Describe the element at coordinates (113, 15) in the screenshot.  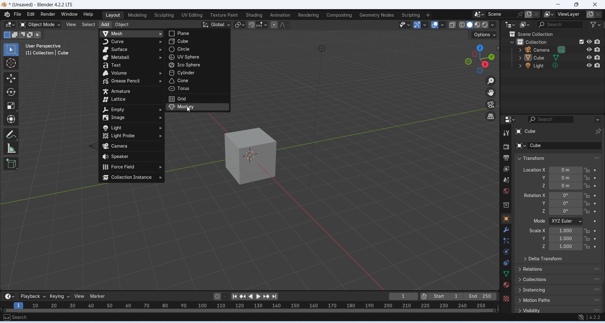
I see `Layout` at that location.